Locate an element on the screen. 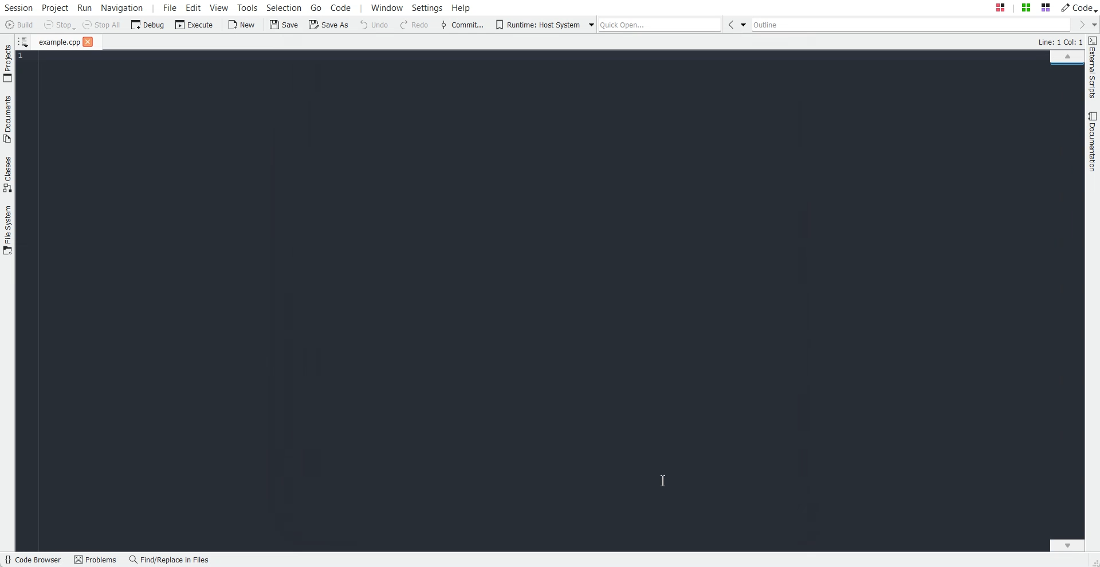 The height and width of the screenshot is (567, 1100). Redo is located at coordinates (417, 25).